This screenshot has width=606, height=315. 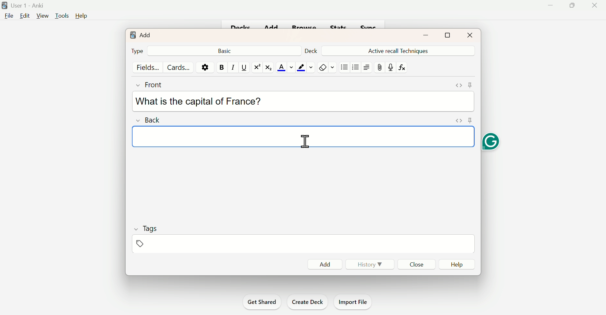 What do you see at coordinates (180, 67) in the screenshot?
I see `Cards` at bounding box center [180, 67].